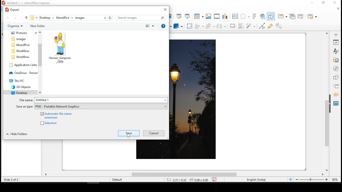 This screenshot has width=342, height=192. I want to click on filter, so click(250, 26).